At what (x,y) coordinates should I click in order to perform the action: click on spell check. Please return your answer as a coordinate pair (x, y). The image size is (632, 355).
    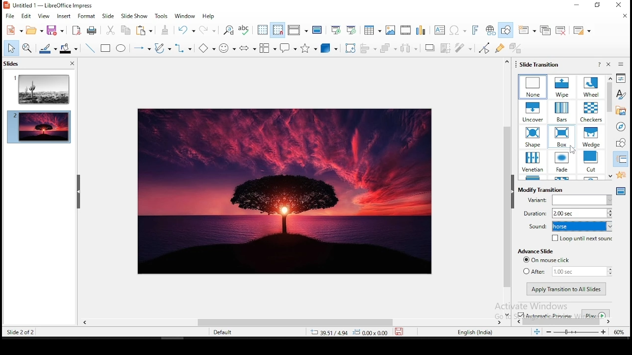
    Looking at the image, I should click on (246, 31).